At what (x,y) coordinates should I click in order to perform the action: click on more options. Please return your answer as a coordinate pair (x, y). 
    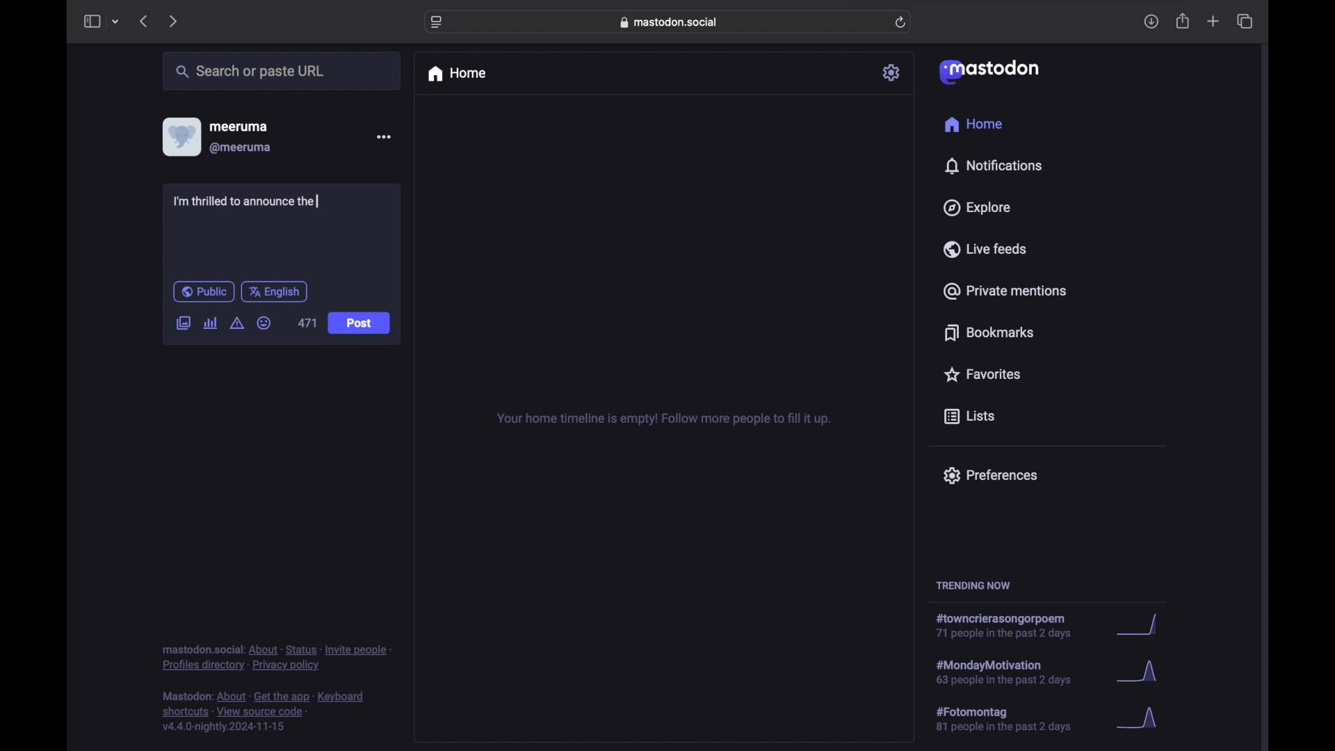
    Looking at the image, I should click on (383, 136).